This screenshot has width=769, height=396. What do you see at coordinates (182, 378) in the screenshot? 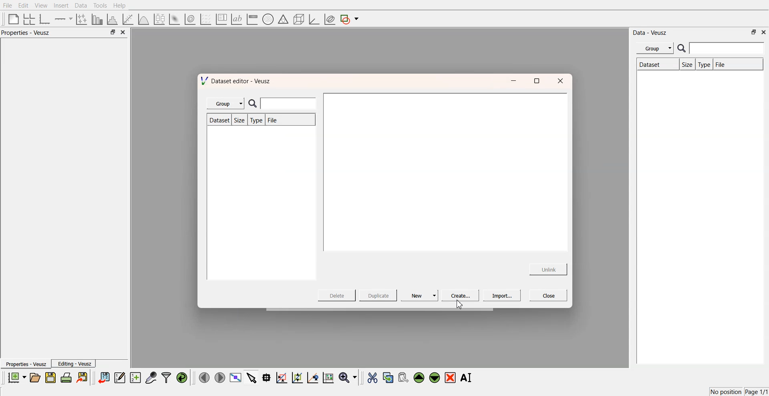
I see `reload the data points` at bounding box center [182, 378].